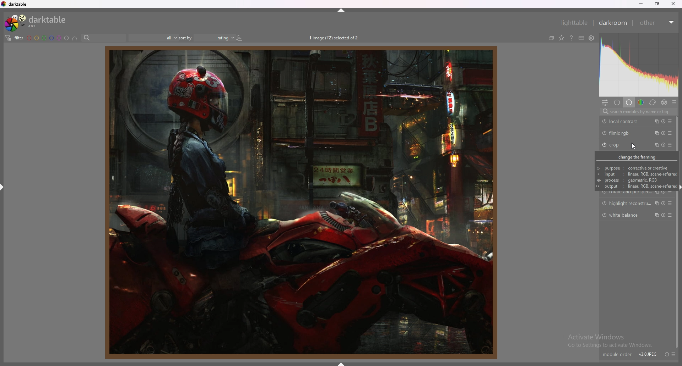 This screenshot has height=366, width=682. What do you see at coordinates (667, 355) in the screenshot?
I see `reset` at bounding box center [667, 355].